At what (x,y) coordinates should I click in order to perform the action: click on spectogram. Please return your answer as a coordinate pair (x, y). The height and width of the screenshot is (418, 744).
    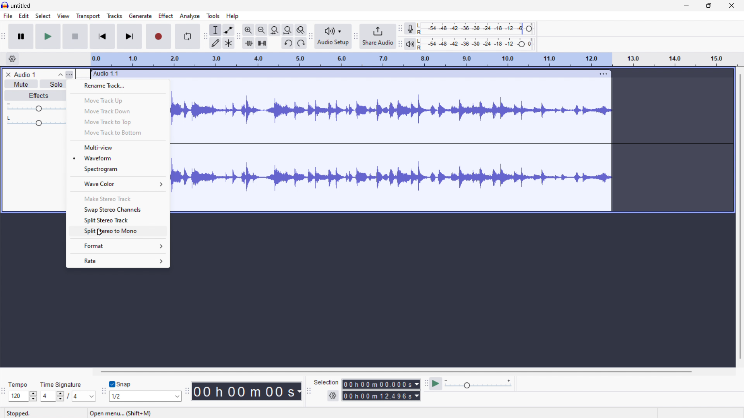
    Looking at the image, I should click on (118, 169).